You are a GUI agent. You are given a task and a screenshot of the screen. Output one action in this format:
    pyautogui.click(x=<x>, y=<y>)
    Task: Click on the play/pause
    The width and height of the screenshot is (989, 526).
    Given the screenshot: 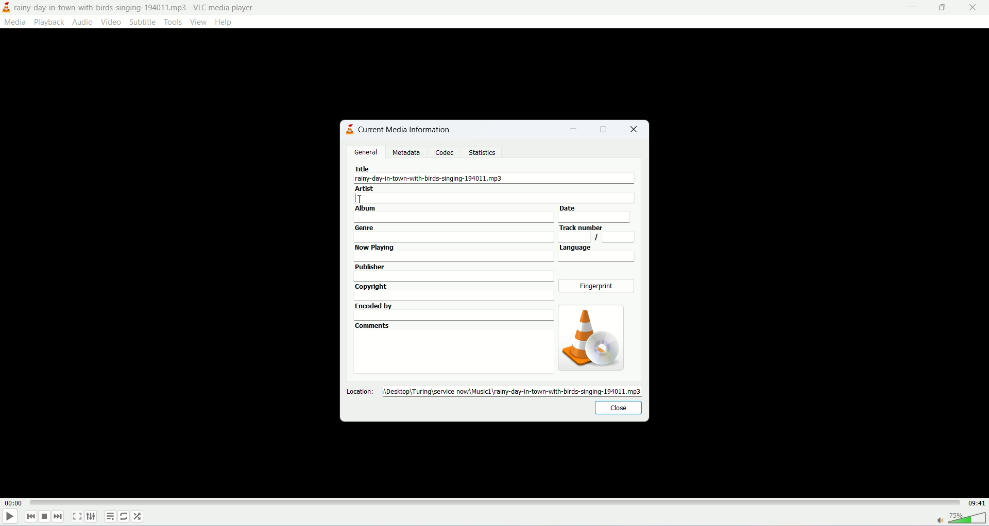 What is the action you would take?
    pyautogui.click(x=10, y=518)
    